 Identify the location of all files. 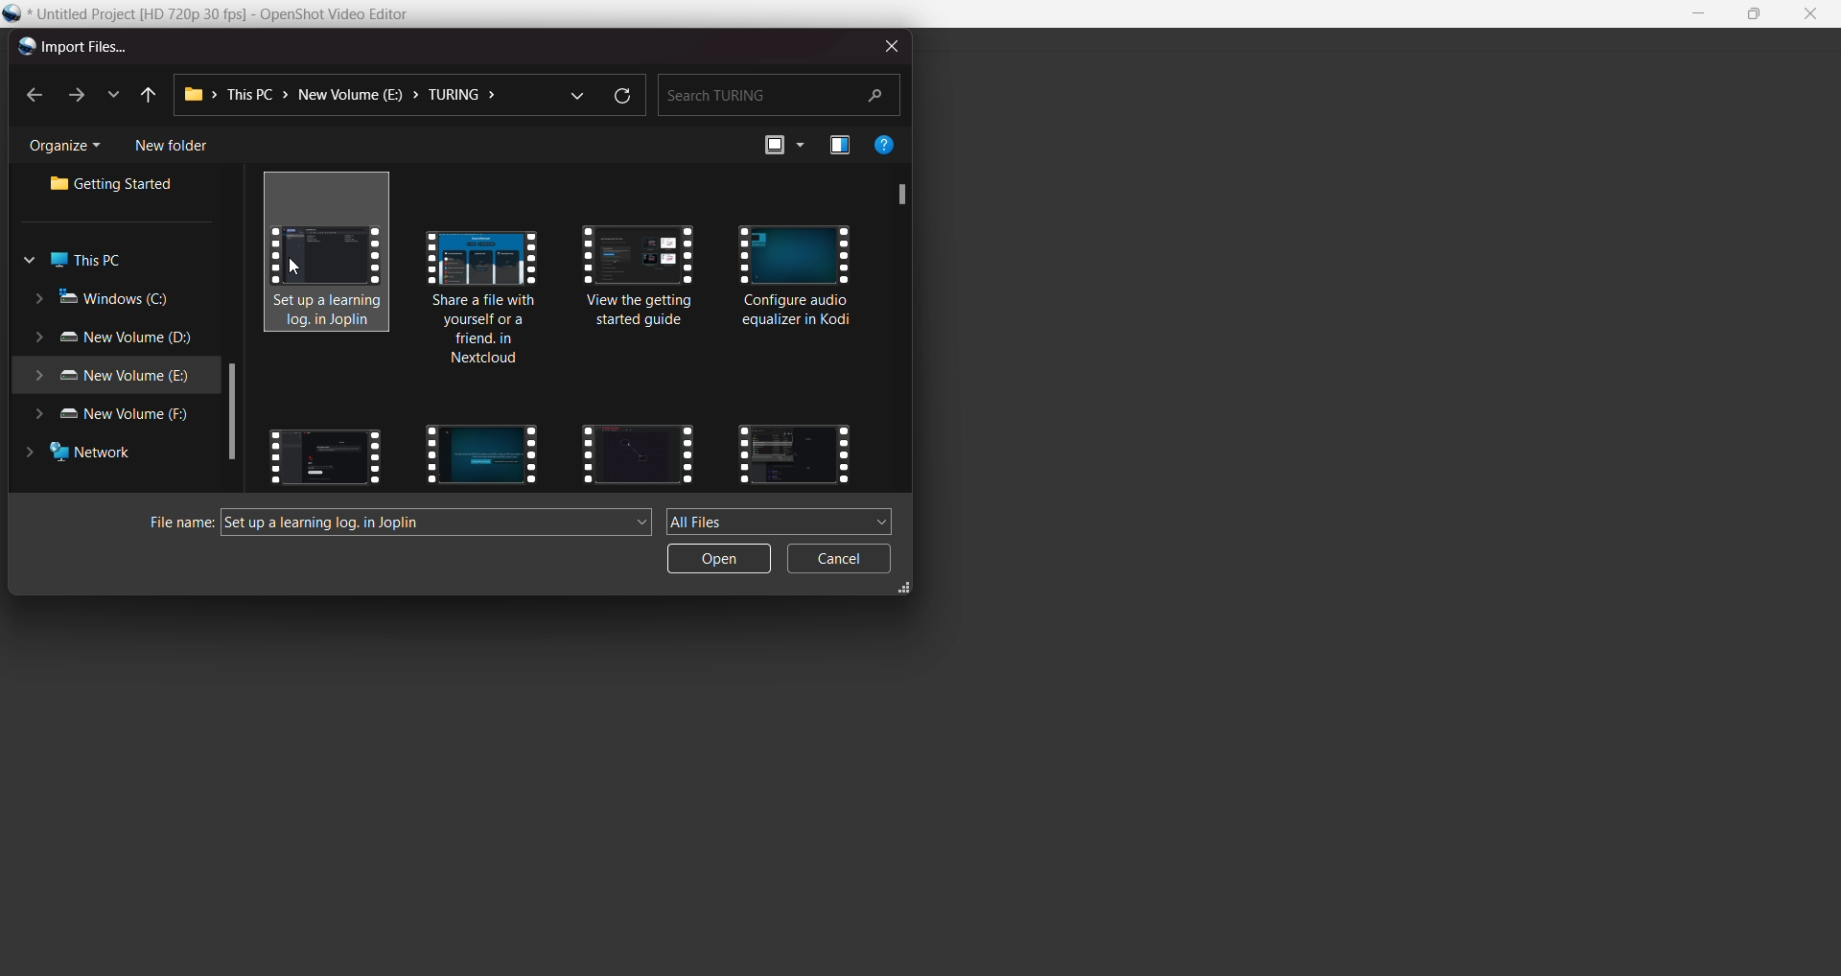
(781, 521).